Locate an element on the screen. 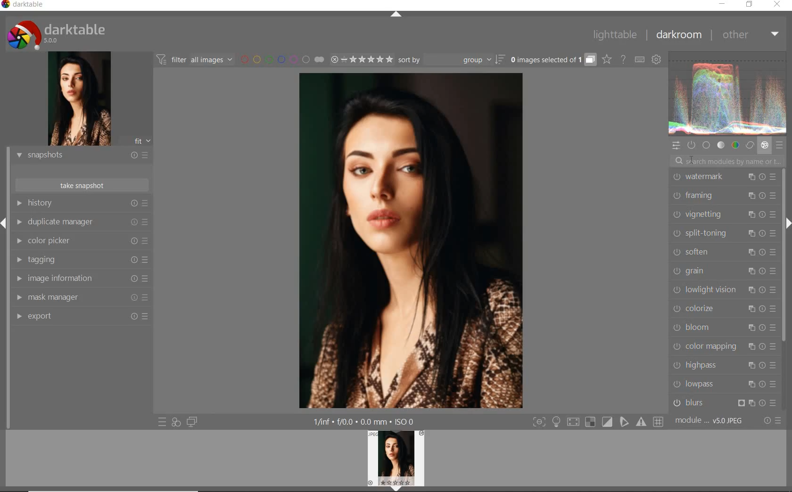 The width and height of the screenshot is (792, 492). click to change overlays on thumbnails is located at coordinates (607, 60).